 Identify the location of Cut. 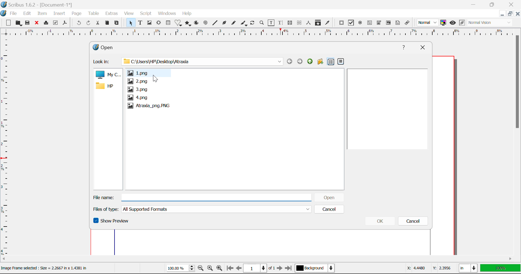
(99, 23).